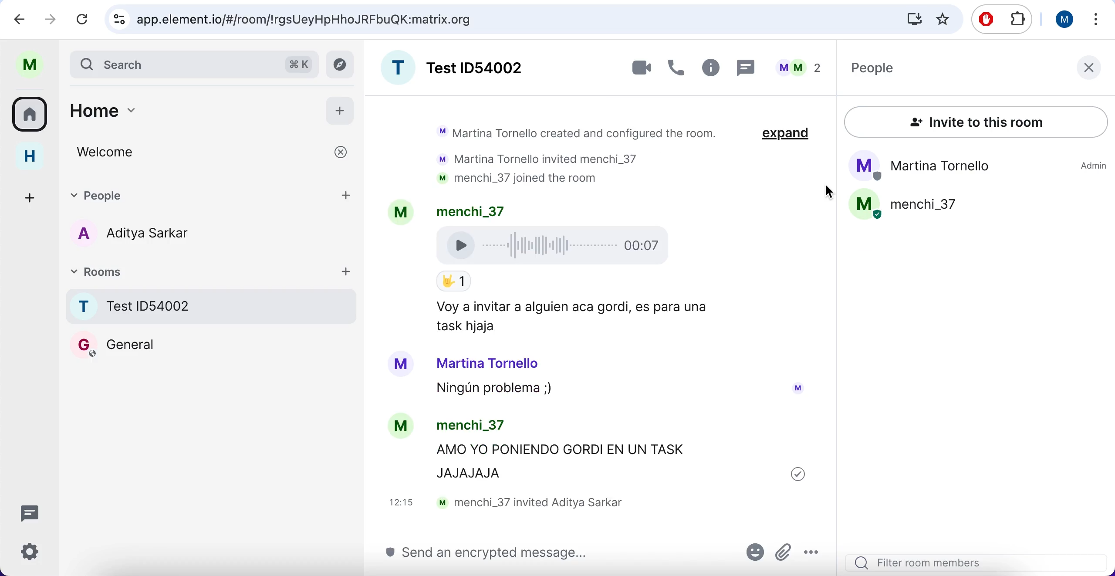 This screenshot has width=1115, height=576. I want to click on videocall, so click(638, 68).